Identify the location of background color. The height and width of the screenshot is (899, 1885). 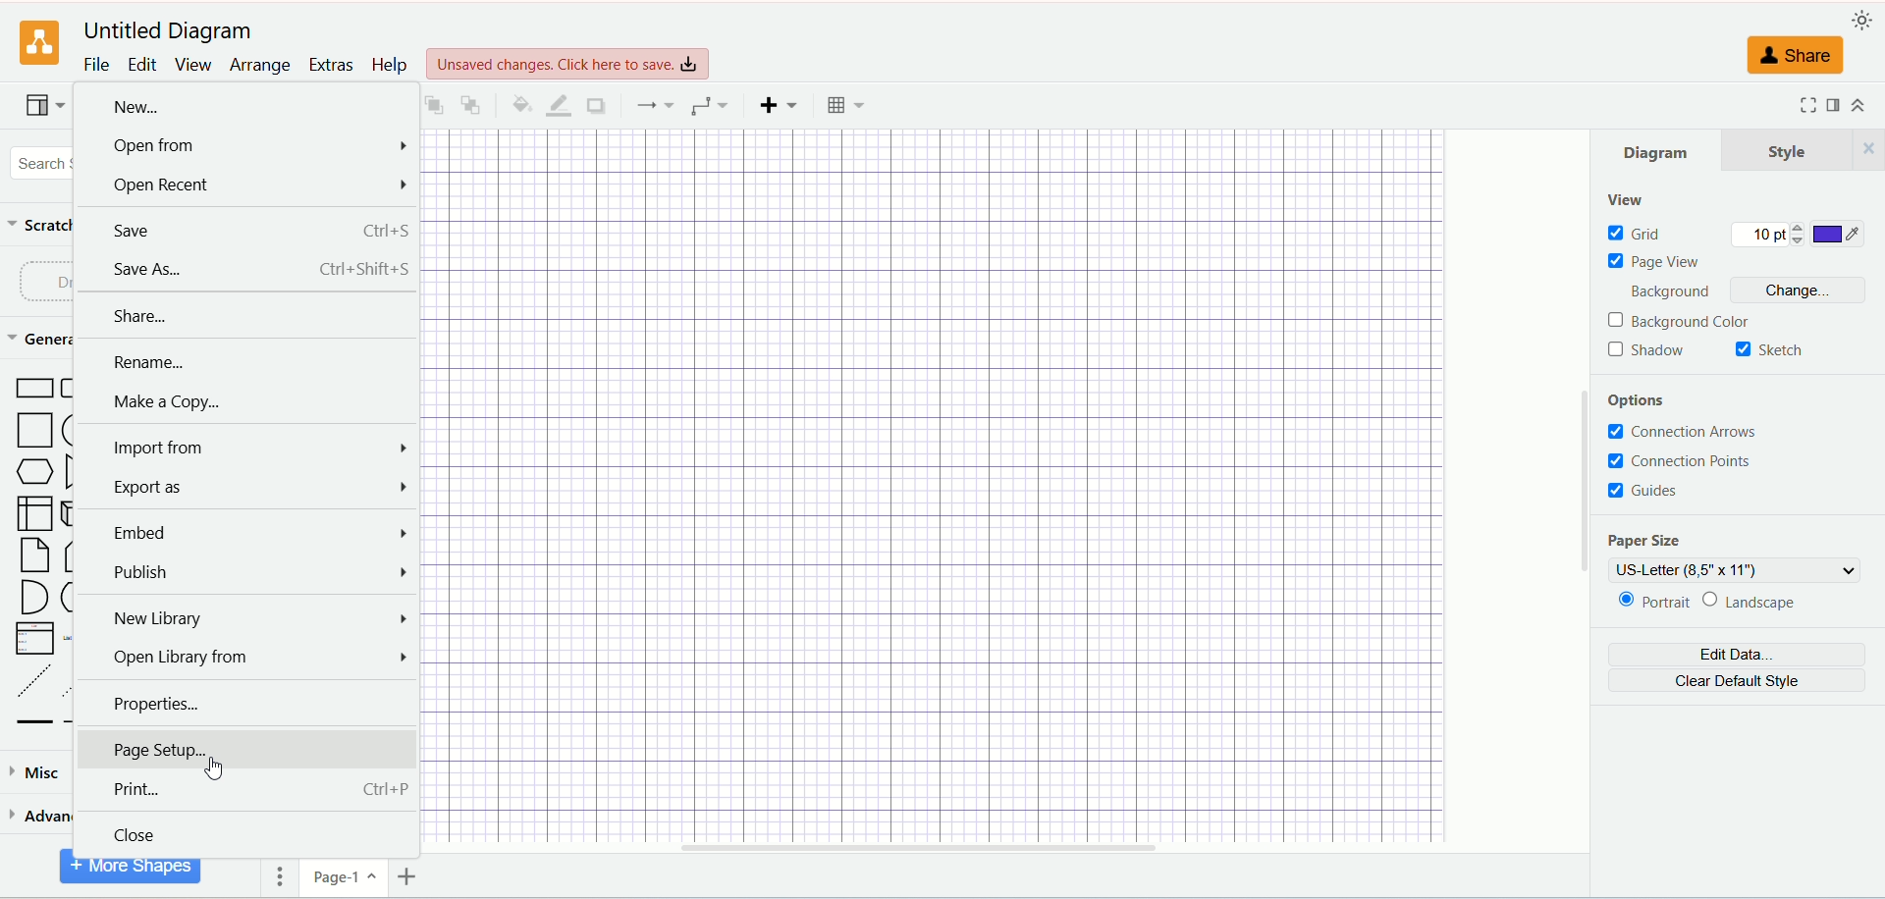
(1682, 322).